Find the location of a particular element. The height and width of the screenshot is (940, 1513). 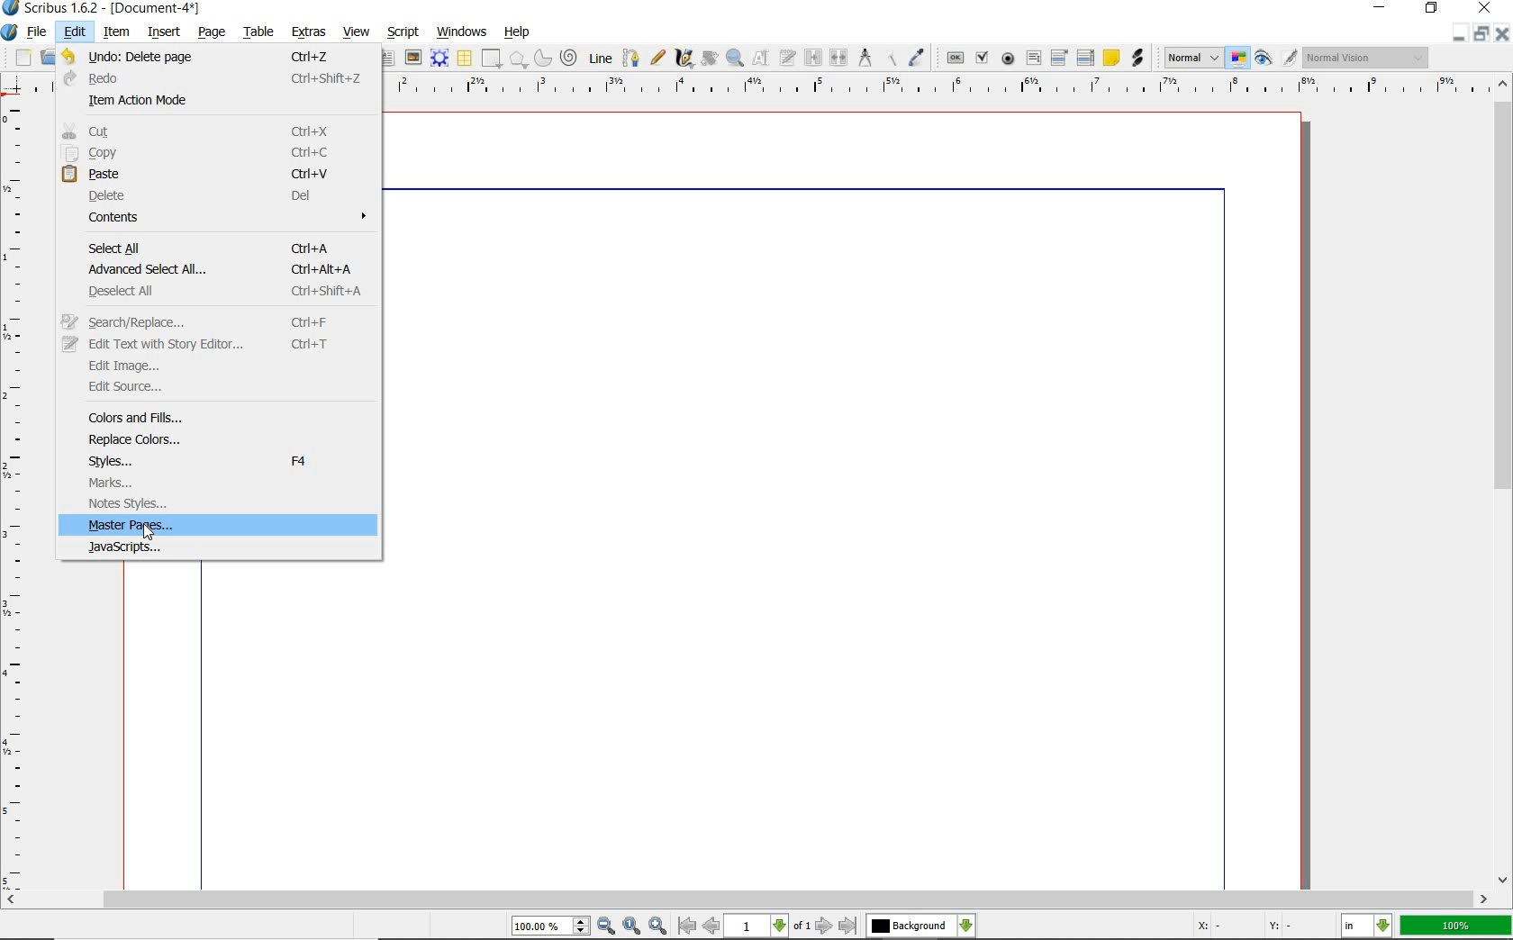

100.00% is located at coordinates (552, 926).